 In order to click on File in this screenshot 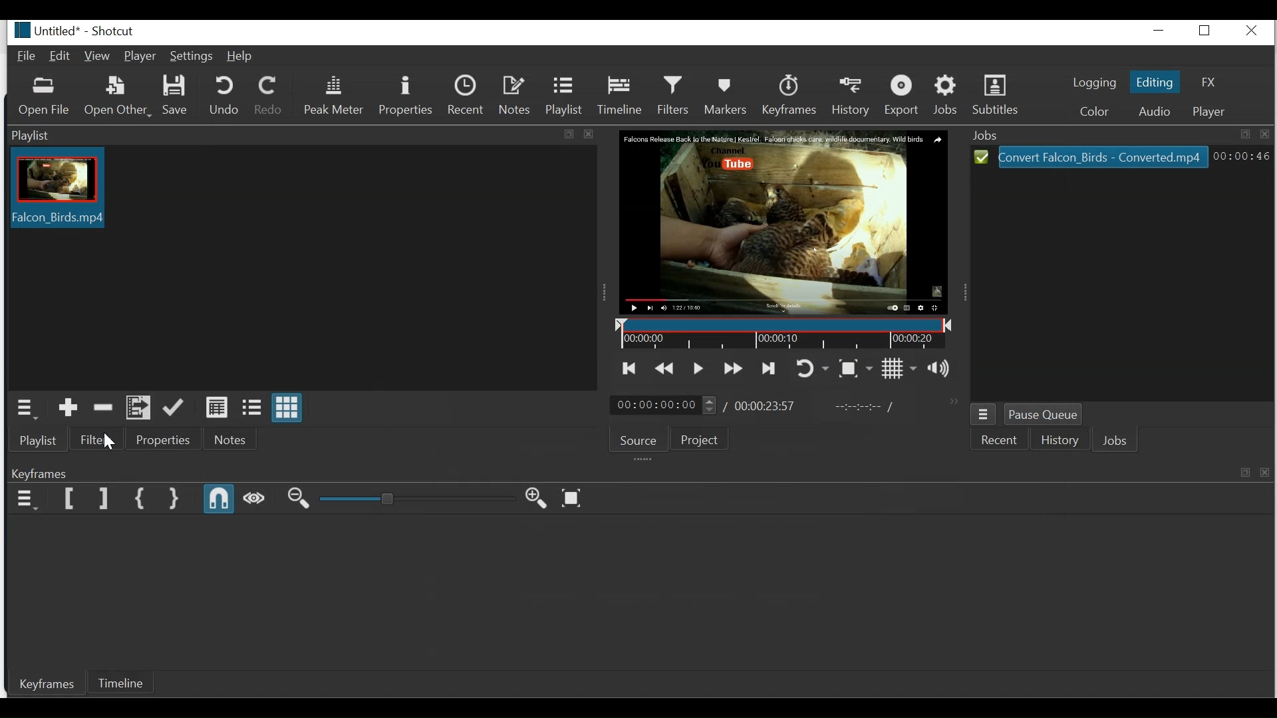, I will do `click(29, 57)`.